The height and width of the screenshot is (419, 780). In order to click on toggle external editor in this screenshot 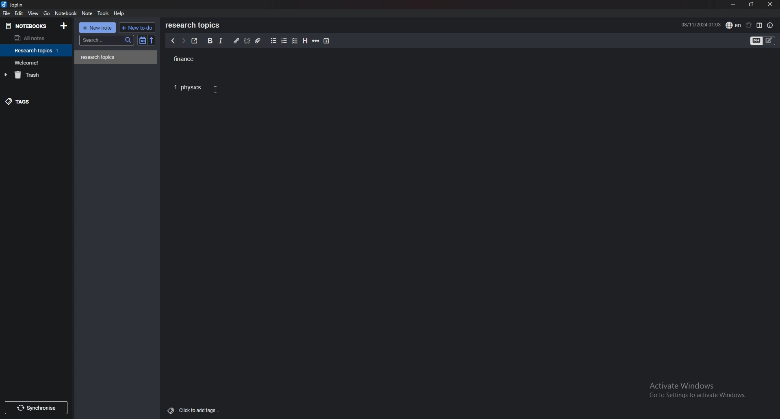, I will do `click(194, 41)`.